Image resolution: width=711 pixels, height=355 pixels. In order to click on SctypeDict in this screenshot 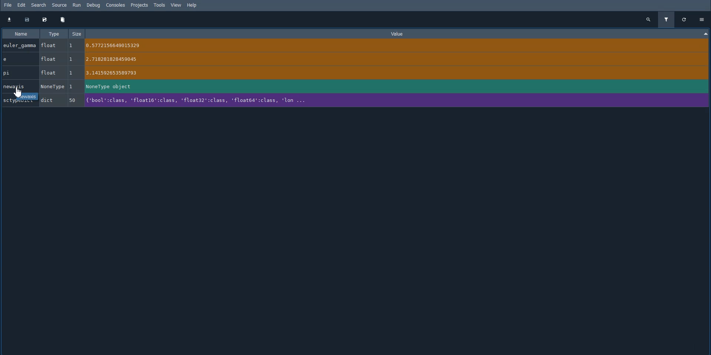, I will do `click(355, 100)`.